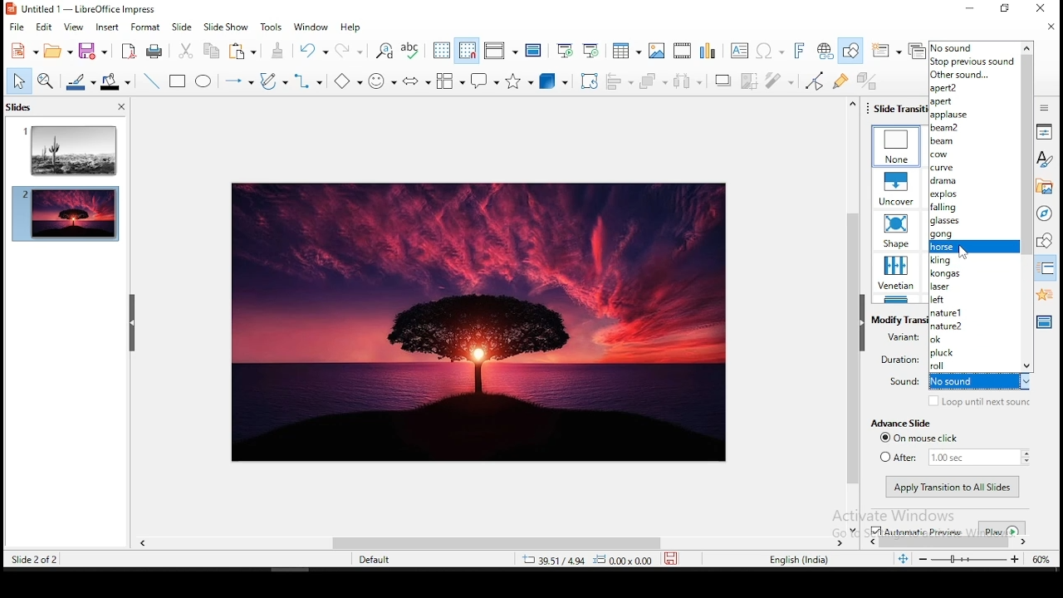 Image resolution: width=1063 pixels, height=598 pixels. What do you see at coordinates (626, 49) in the screenshot?
I see `tables` at bounding box center [626, 49].